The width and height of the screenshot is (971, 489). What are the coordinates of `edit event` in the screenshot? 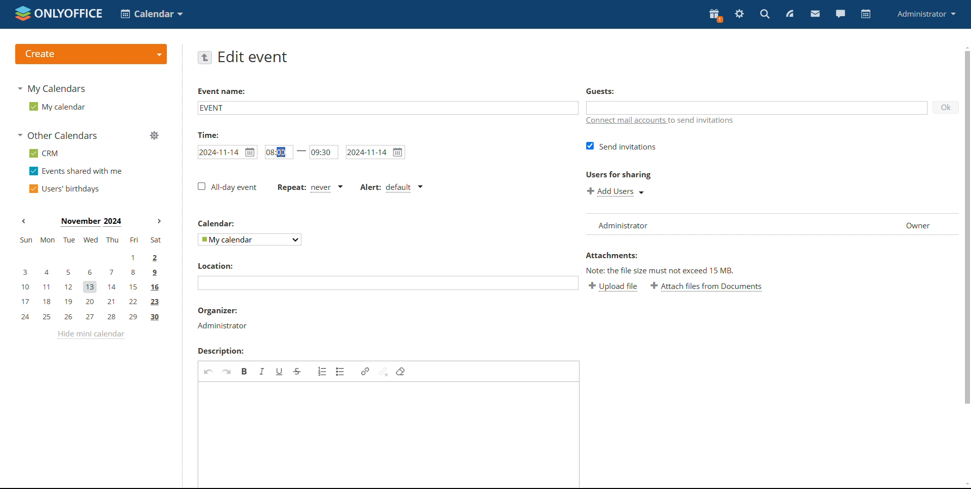 It's located at (253, 57).